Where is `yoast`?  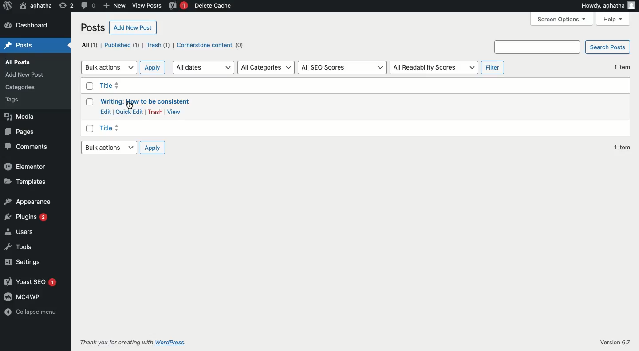 yoast is located at coordinates (177, 7).